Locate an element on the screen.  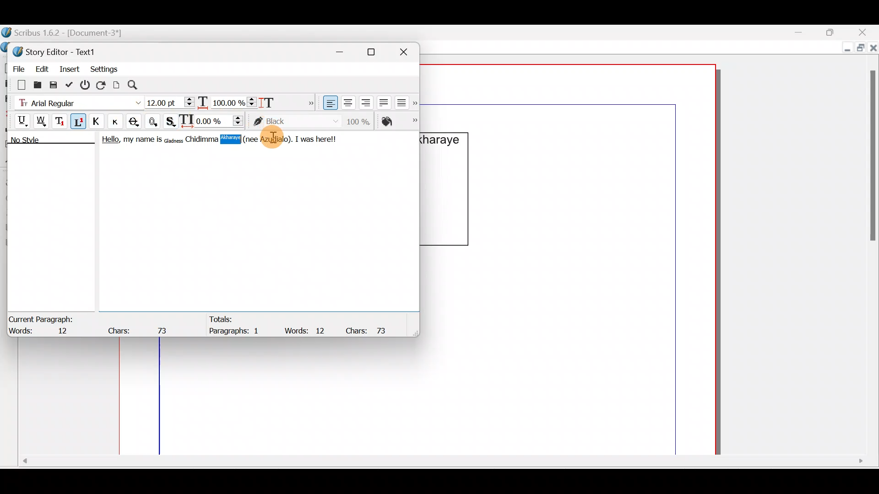
Chidimma is located at coordinates (202, 140).